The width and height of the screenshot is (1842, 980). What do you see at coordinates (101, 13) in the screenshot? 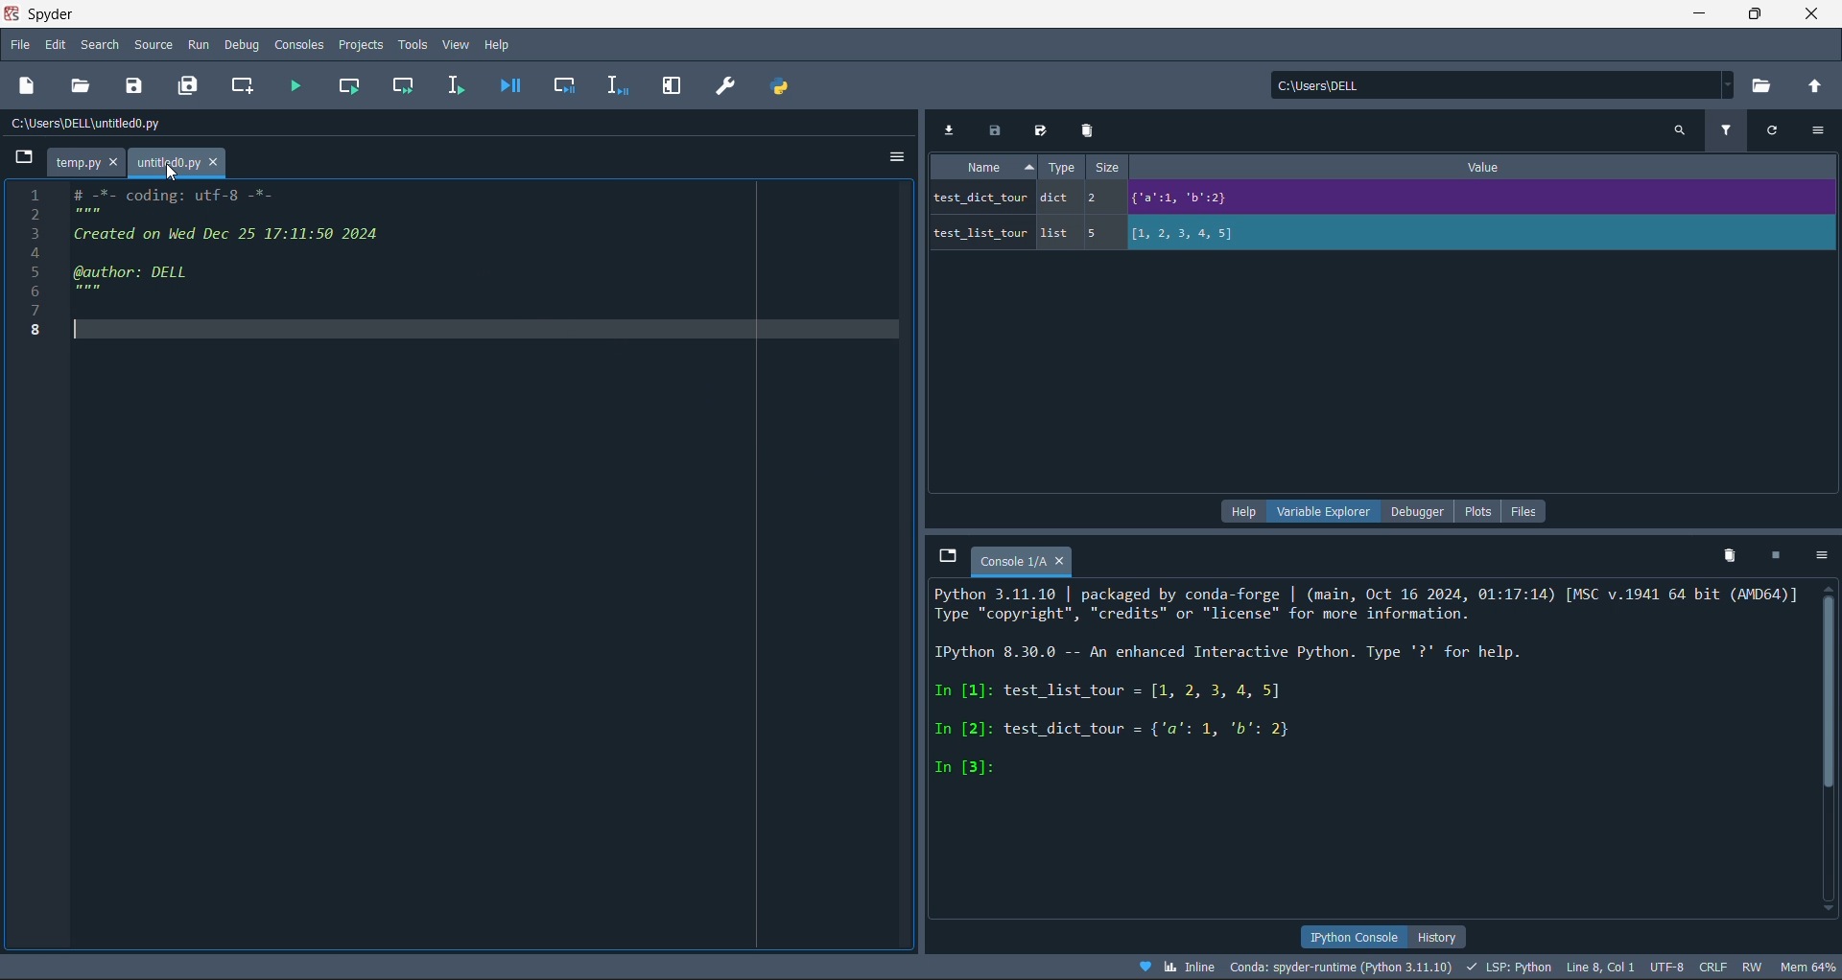
I see `Spyder` at bounding box center [101, 13].